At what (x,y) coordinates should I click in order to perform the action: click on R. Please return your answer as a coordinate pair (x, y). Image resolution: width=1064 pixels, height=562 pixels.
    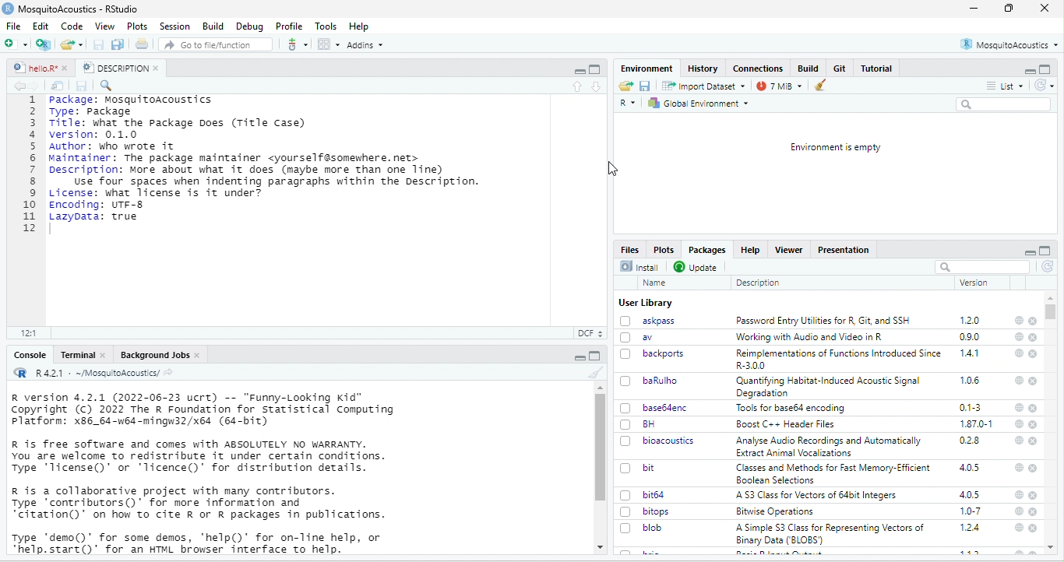
    Looking at the image, I should click on (628, 104).